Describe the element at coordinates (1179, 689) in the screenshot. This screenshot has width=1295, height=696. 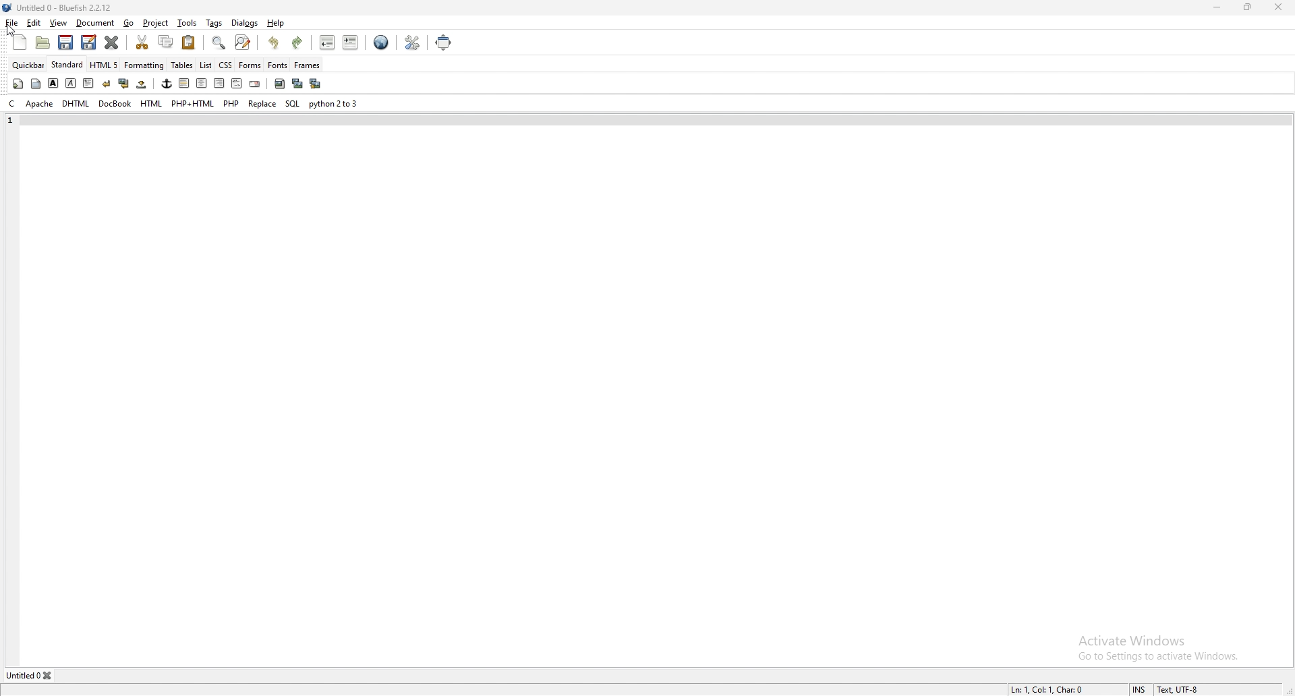
I see `Text, UTF-8` at that location.